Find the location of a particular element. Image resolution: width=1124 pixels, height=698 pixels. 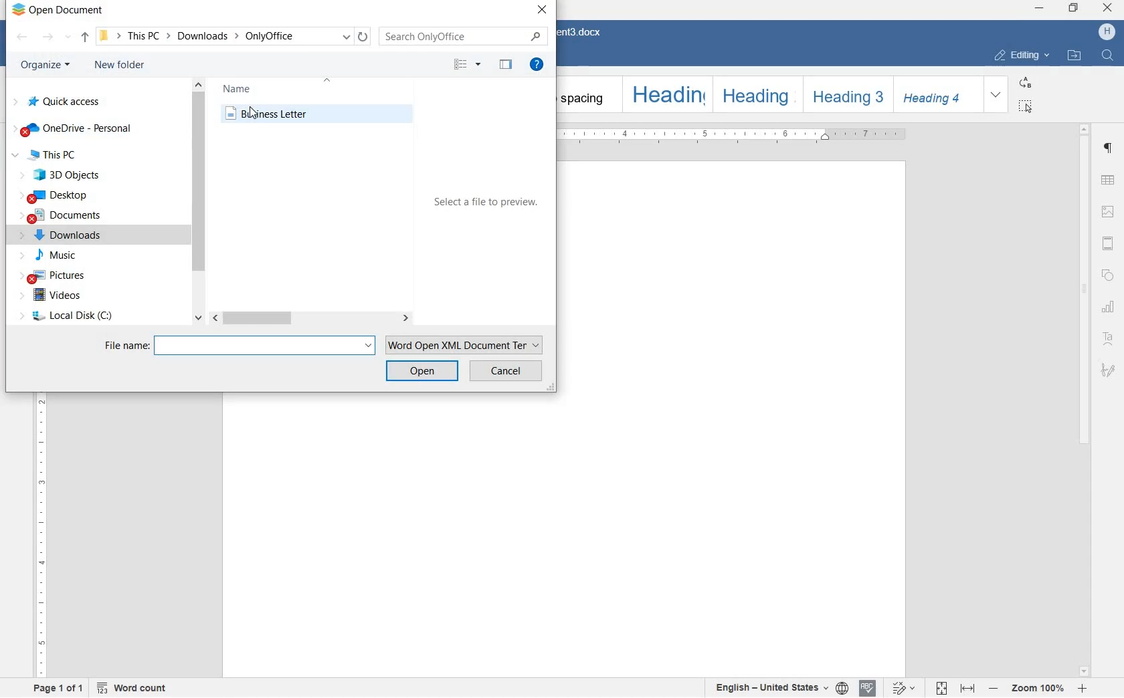

file path is located at coordinates (110, 36).